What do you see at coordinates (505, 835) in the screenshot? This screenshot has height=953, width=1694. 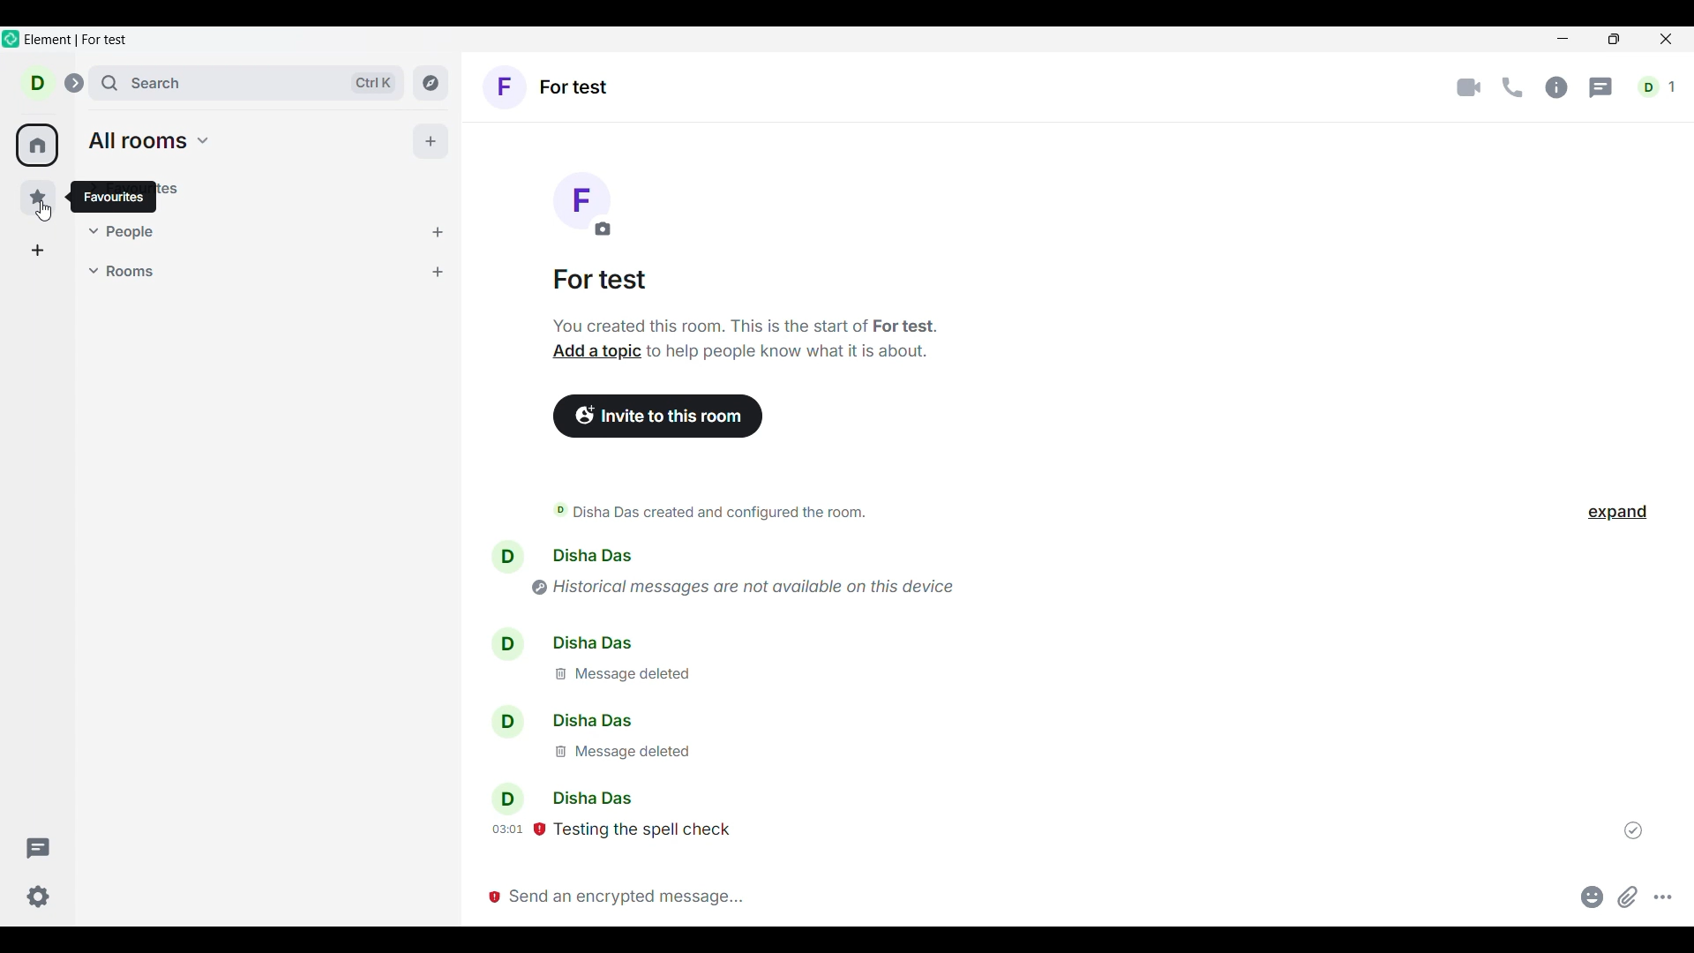 I see `message send timing` at bounding box center [505, 835].